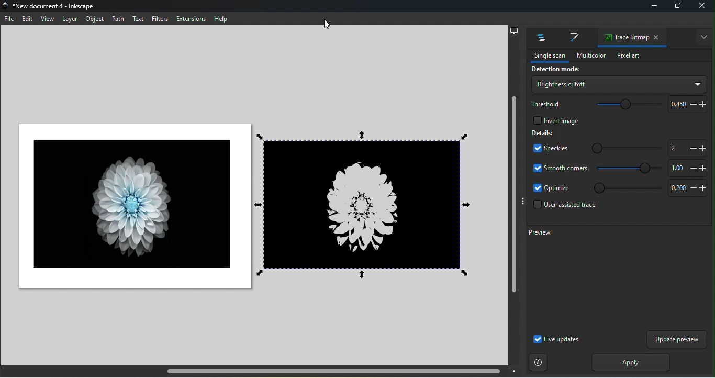 This screenshot has width=715, height=378. I want to click on Minimize, so click(652, 7).